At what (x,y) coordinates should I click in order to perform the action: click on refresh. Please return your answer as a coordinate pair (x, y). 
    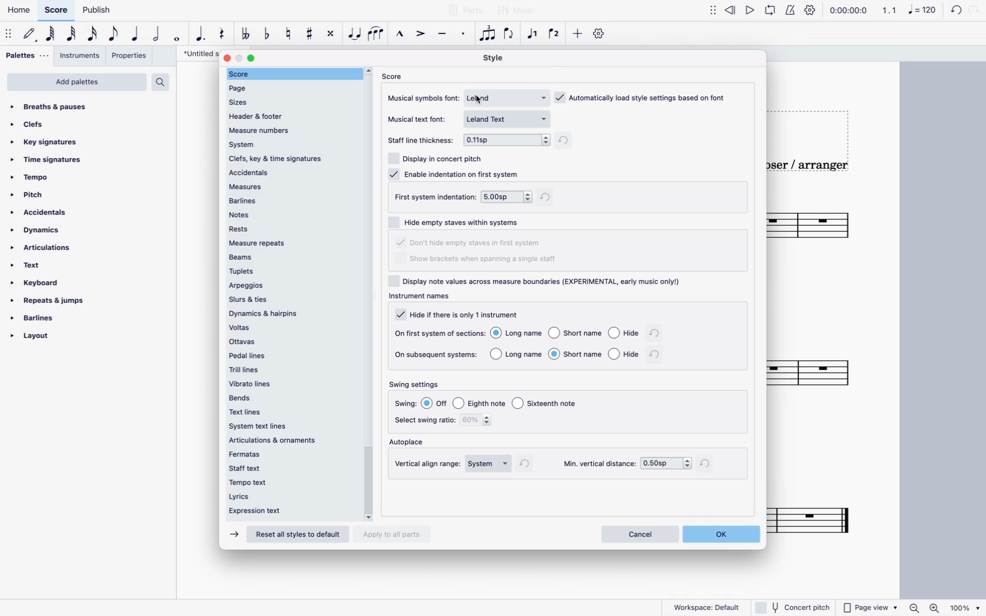
    Looking at the image, I should click on (655, 334).